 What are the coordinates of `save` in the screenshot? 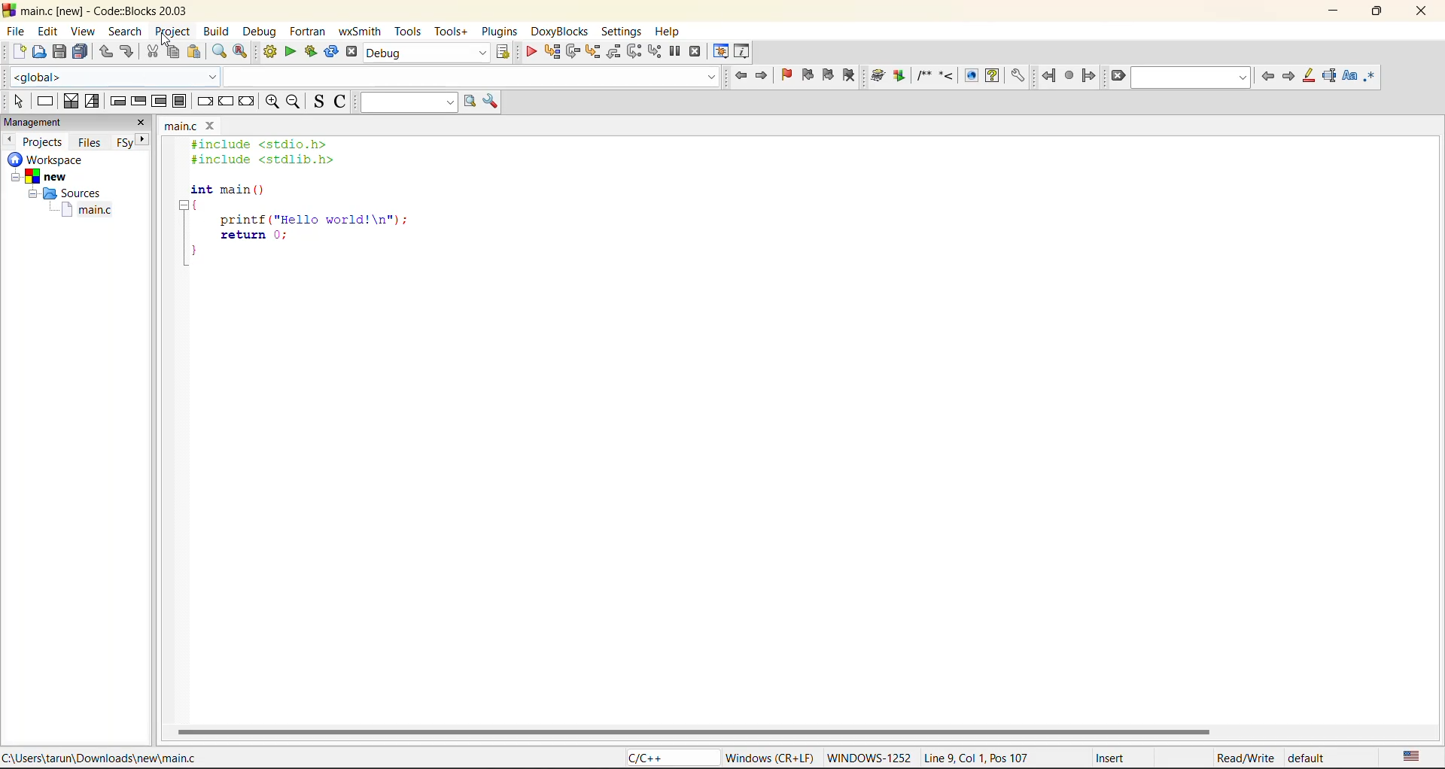 It's located at (58, 52).